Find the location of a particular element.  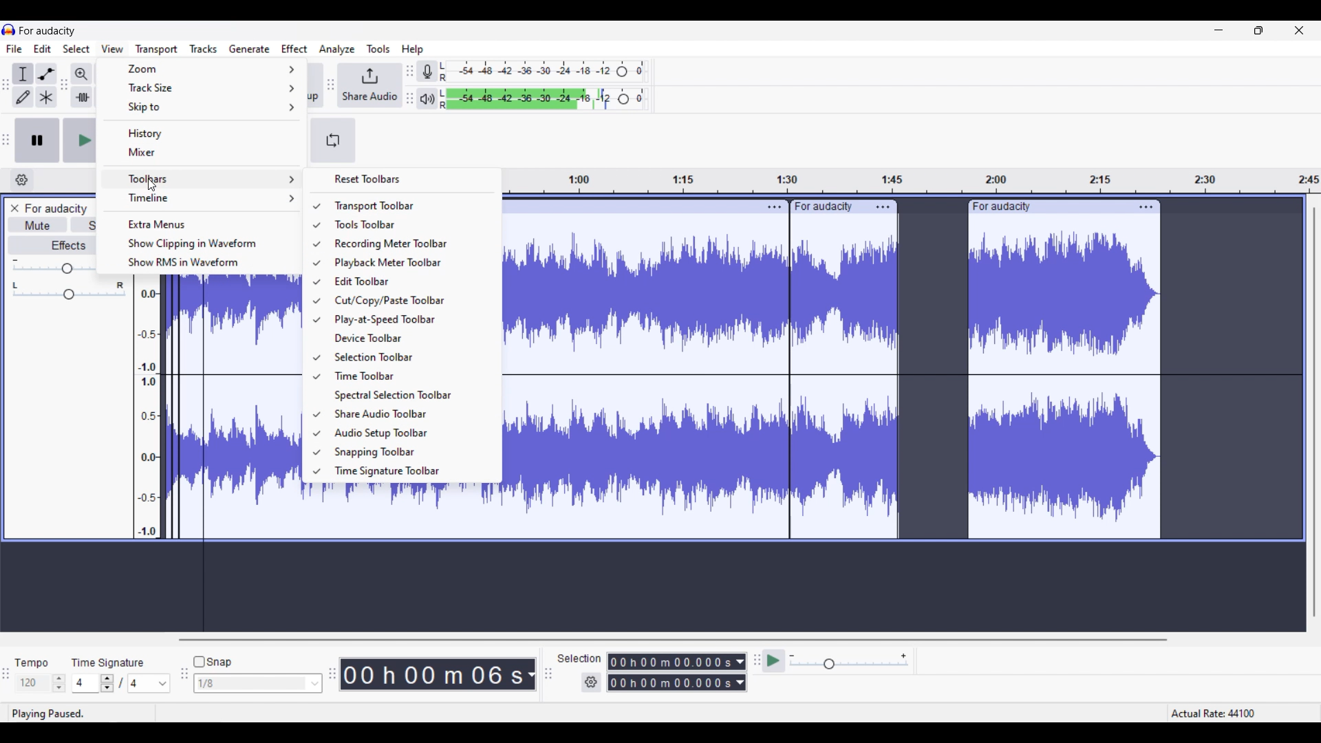

Software logo is located at coordinates (9, 30).